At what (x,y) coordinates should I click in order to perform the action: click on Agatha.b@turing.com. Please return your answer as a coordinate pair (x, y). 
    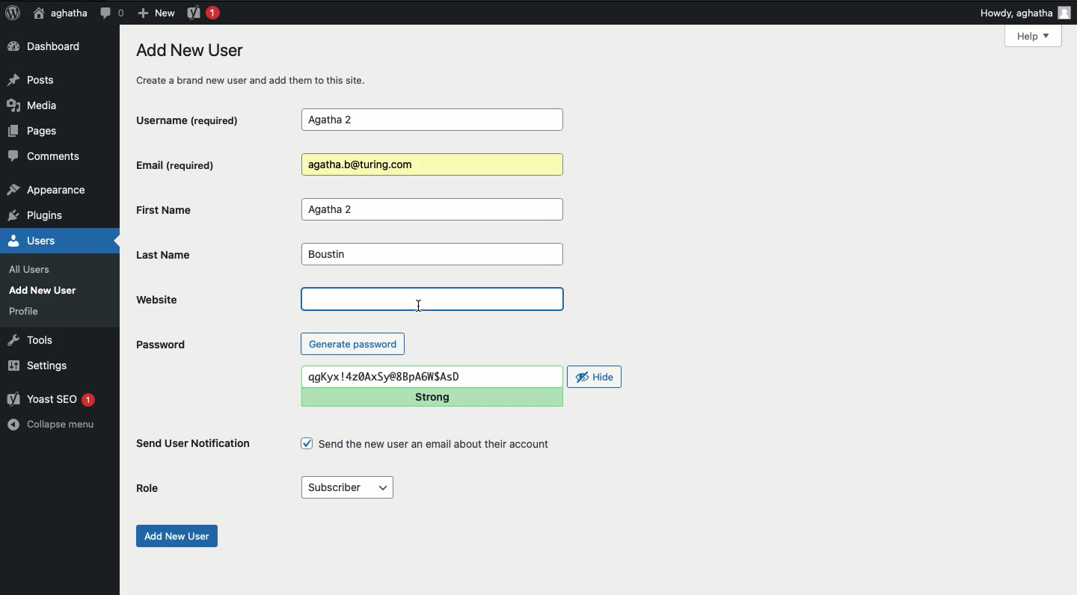
    Looking at the image, I should click on (429, 165).